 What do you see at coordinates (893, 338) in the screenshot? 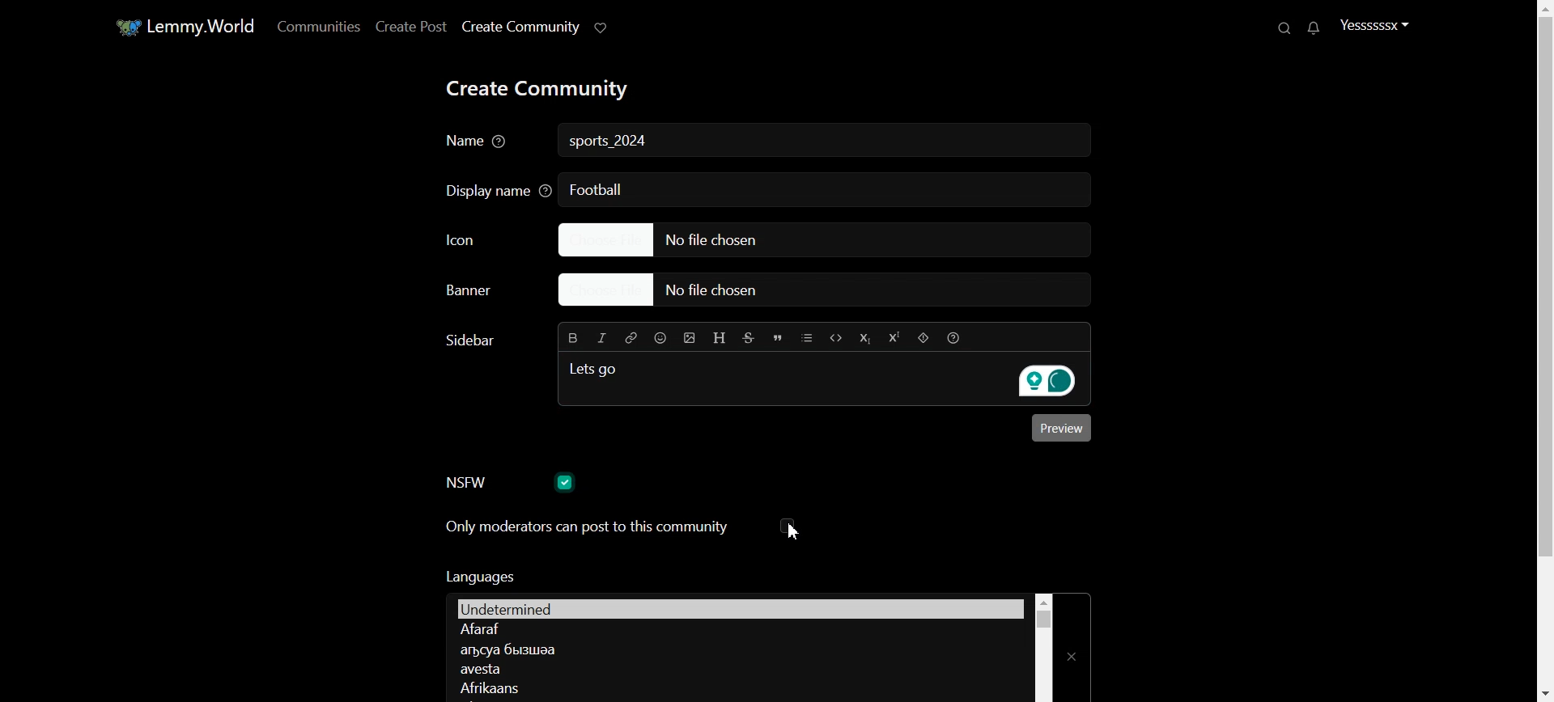
I see `Superscript` at bounding box center [893, 338].